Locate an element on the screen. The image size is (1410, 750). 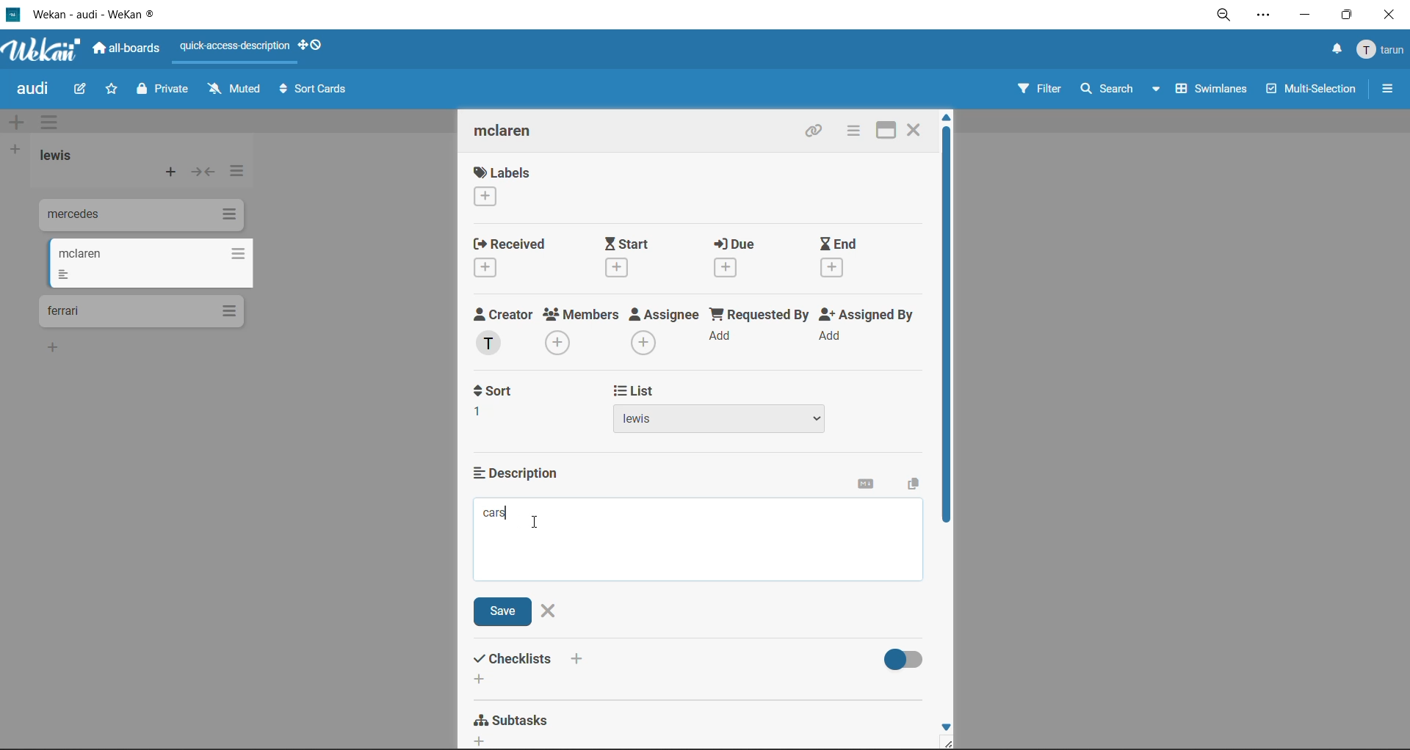
labels is located at coordinates (503, 186).